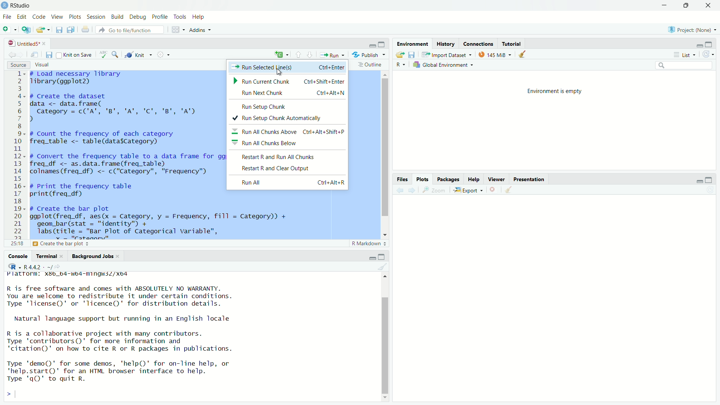 The width and height of the screenshot is (720, 405). Describe the element at coordinates (523, 54) in the screenshot. I see `clear data` at that location.